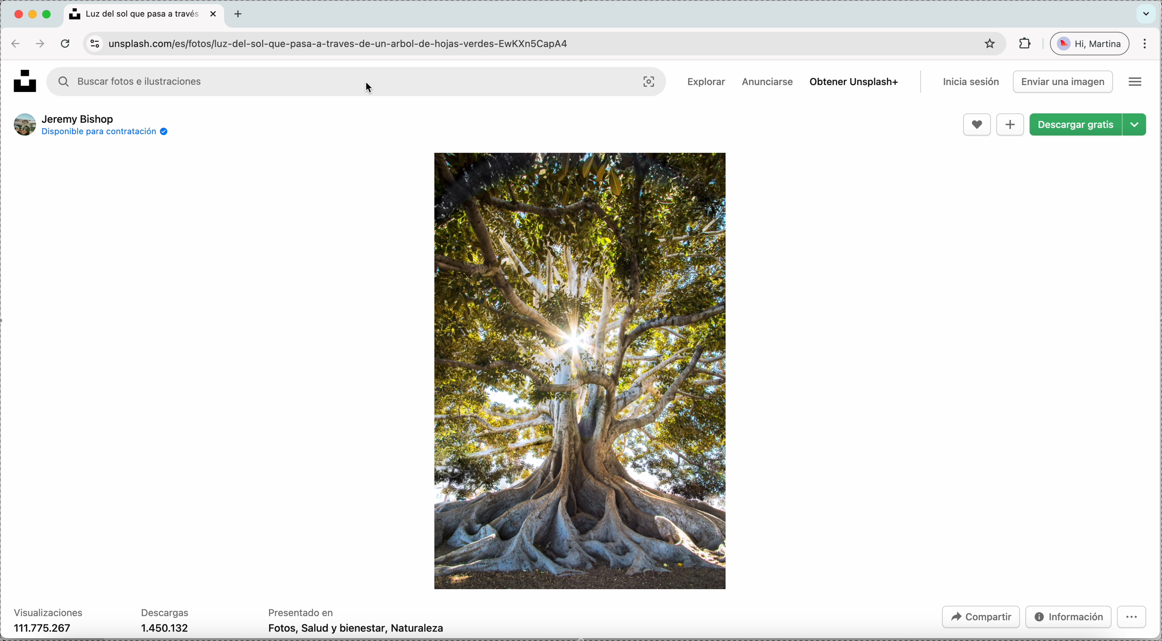  I want to click on search bar, so click(203, 81).